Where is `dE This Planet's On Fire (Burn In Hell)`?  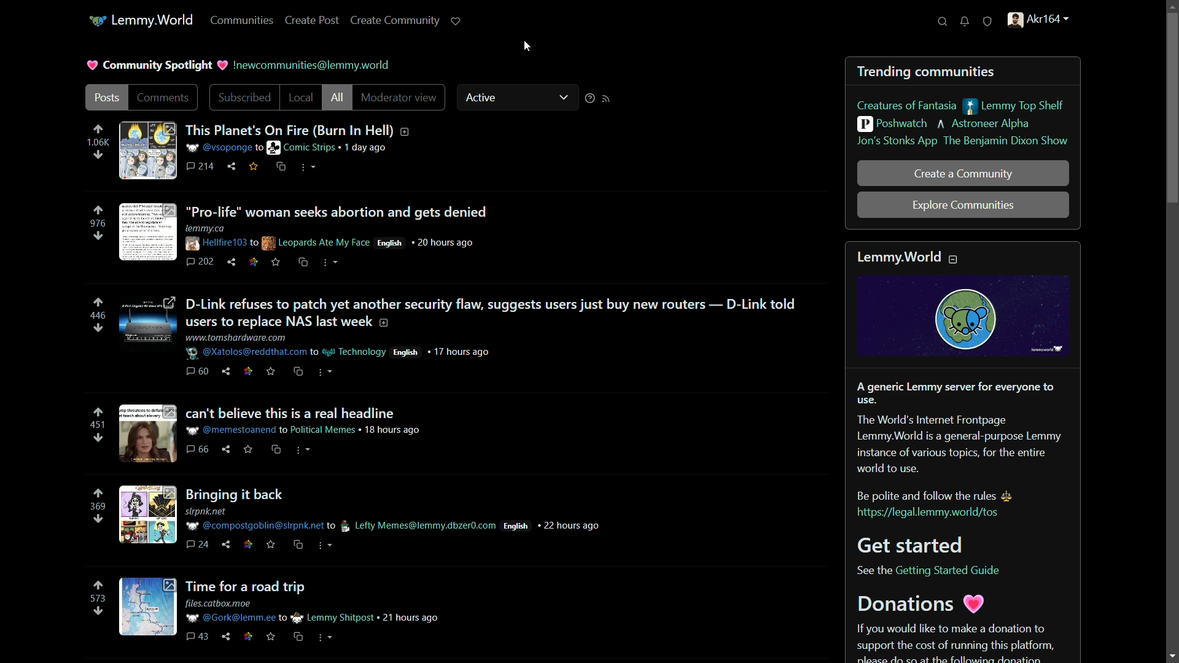
dE This Planet's On Fire (Burn In Hell) is located at coordinates (307, 128).